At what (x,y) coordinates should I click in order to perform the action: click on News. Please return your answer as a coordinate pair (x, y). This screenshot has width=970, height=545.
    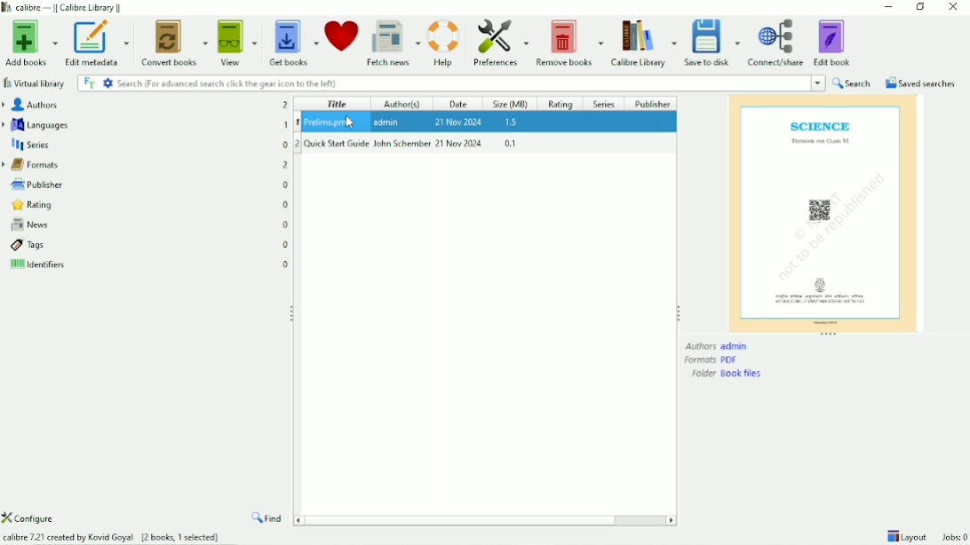
    Looking at the image, I should click on (27, 225).